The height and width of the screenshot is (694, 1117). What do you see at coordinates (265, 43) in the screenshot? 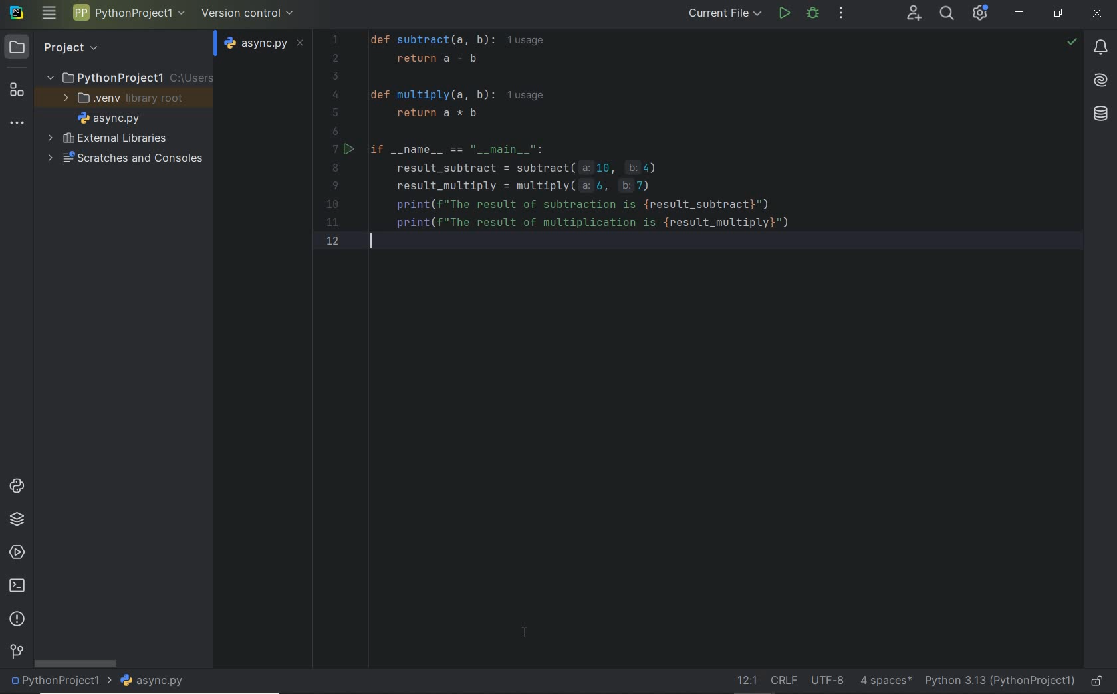
I see `file name` at bounding box center [265, 43].